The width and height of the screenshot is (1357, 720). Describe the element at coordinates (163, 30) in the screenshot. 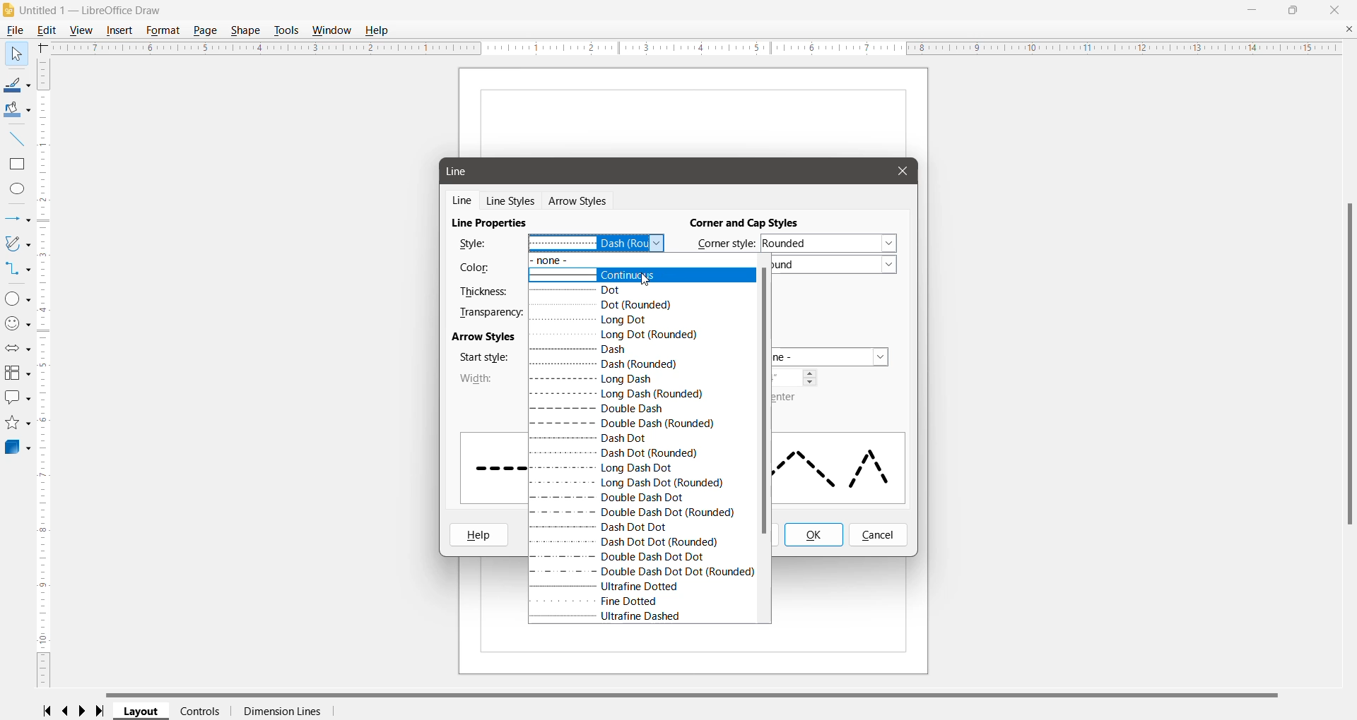

I see `Format` at that location.